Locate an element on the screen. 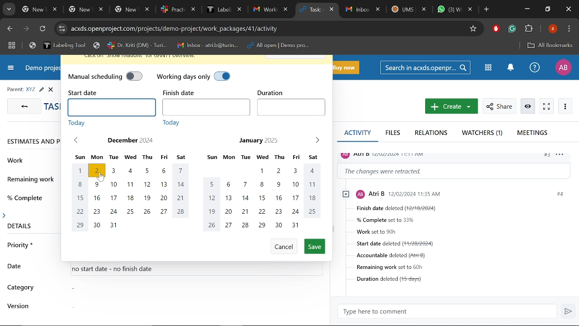  Activity is located at coordinates (357, 135).